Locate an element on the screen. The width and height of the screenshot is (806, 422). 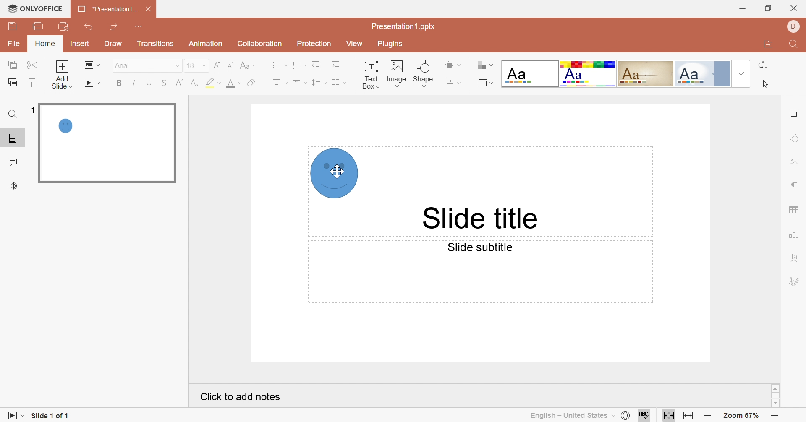
Change case is located at coordinates (247, 65).